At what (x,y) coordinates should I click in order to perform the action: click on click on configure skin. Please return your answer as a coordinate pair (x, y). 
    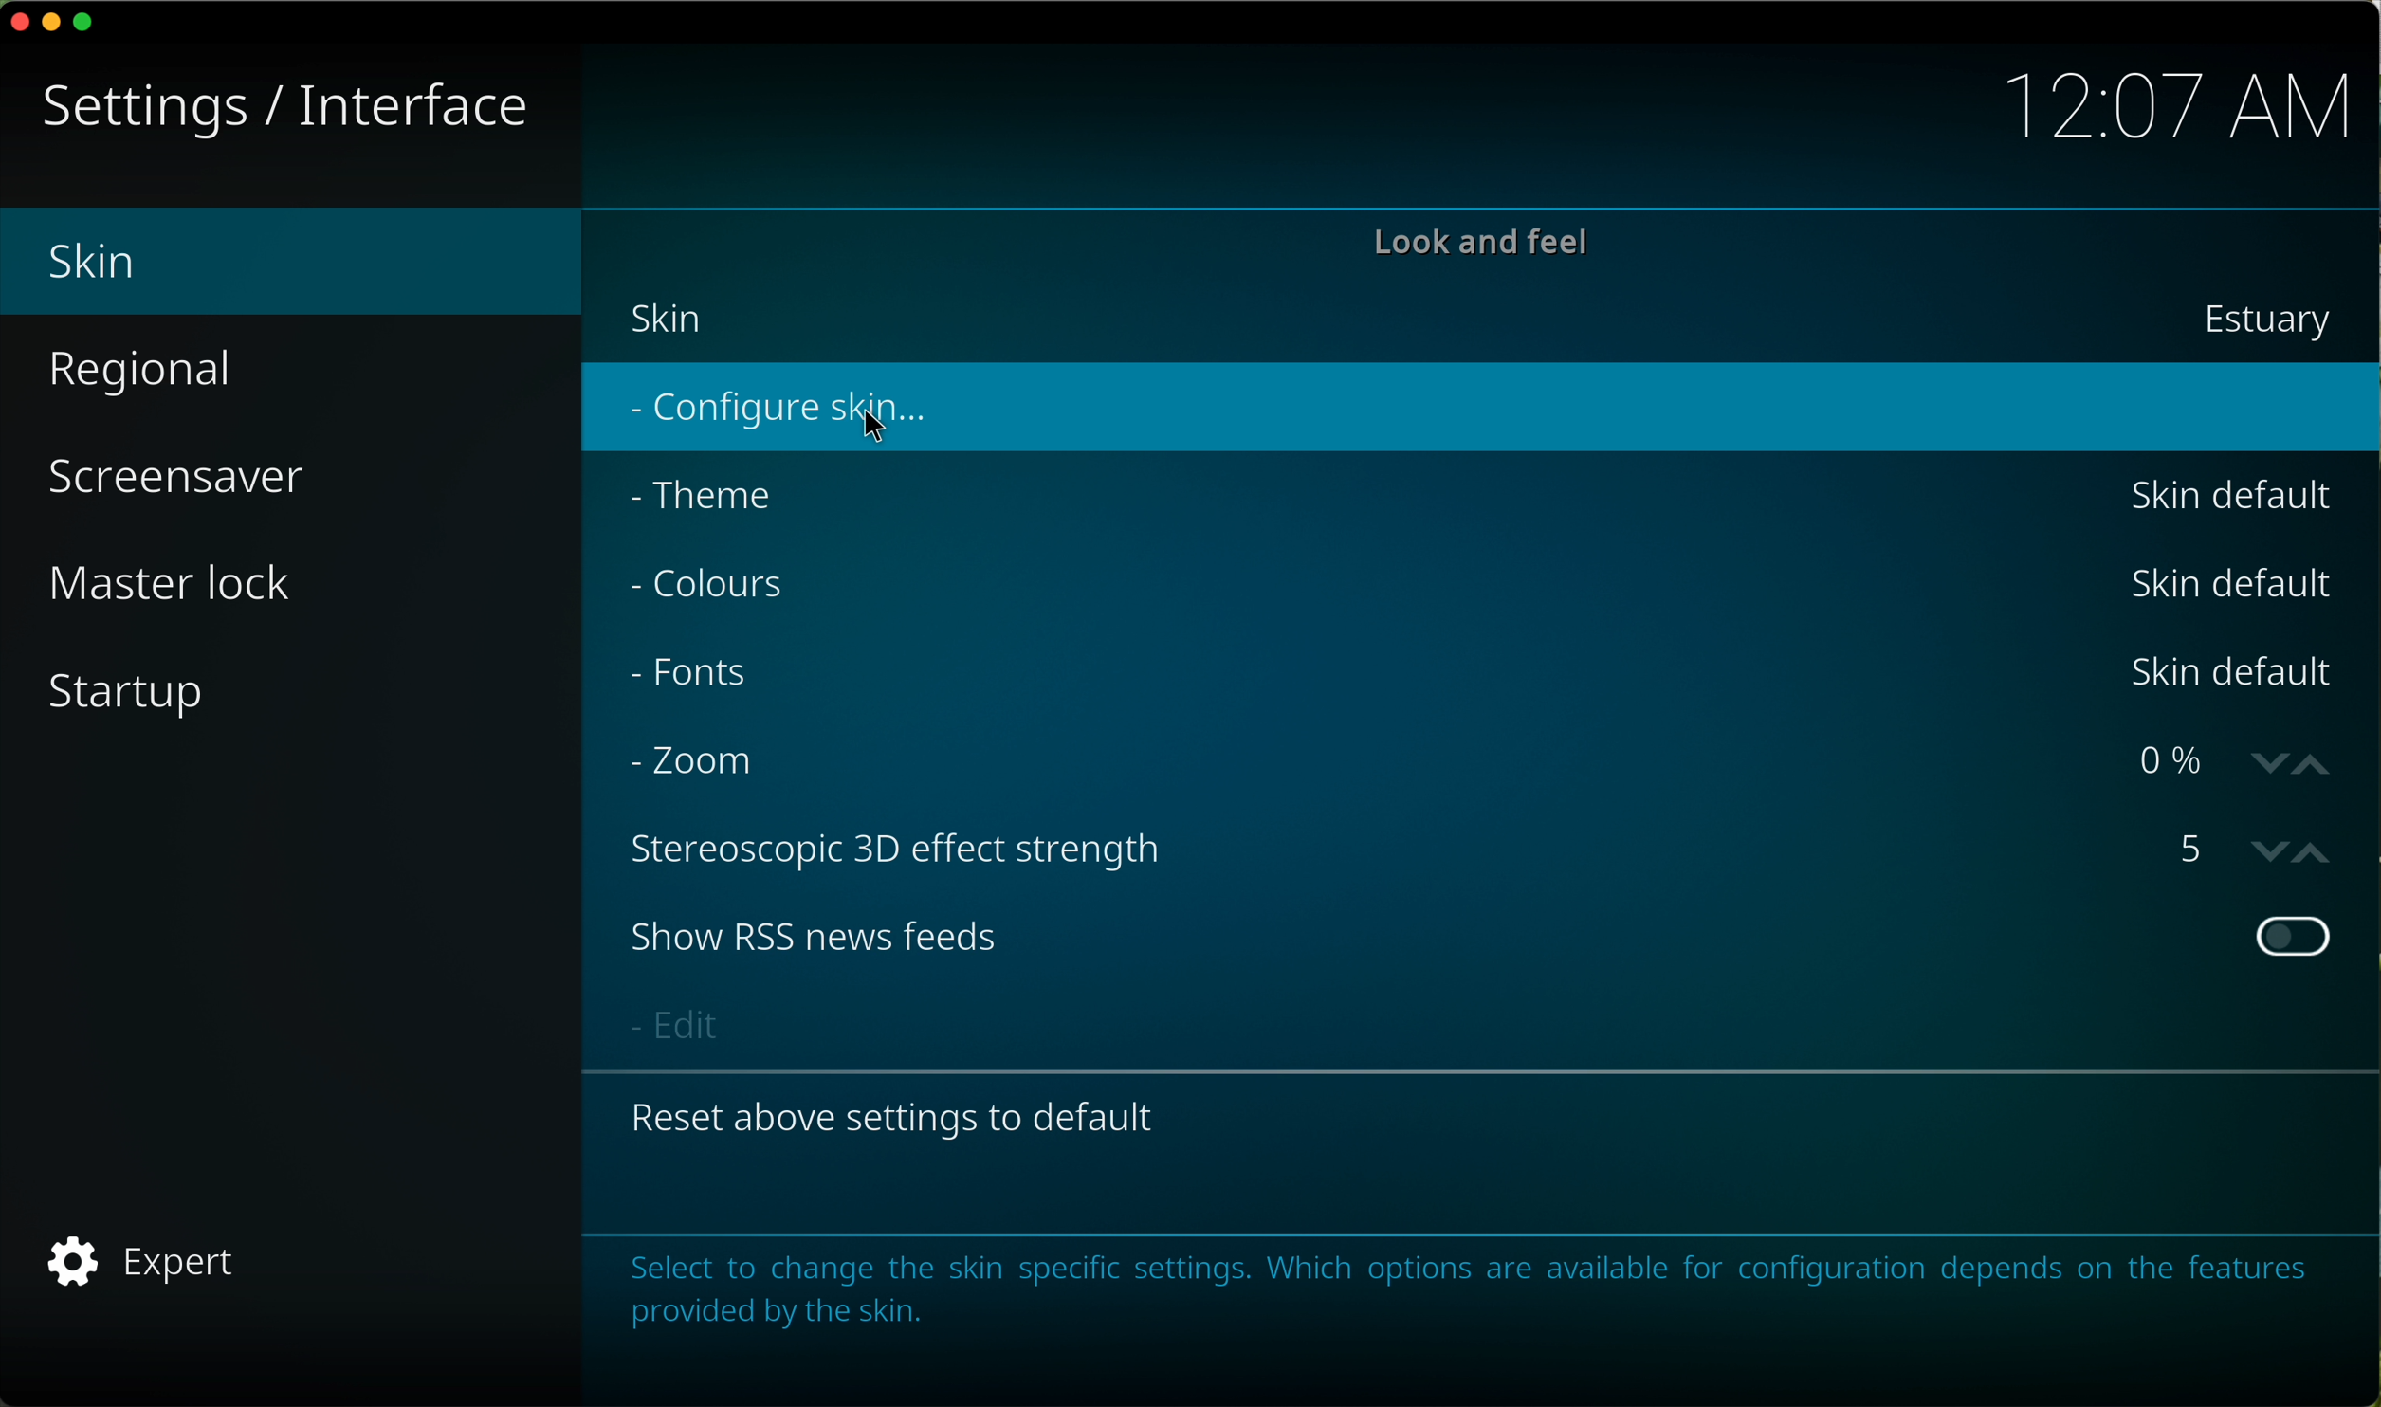
    Looking at the image, I should click on (777, 412).